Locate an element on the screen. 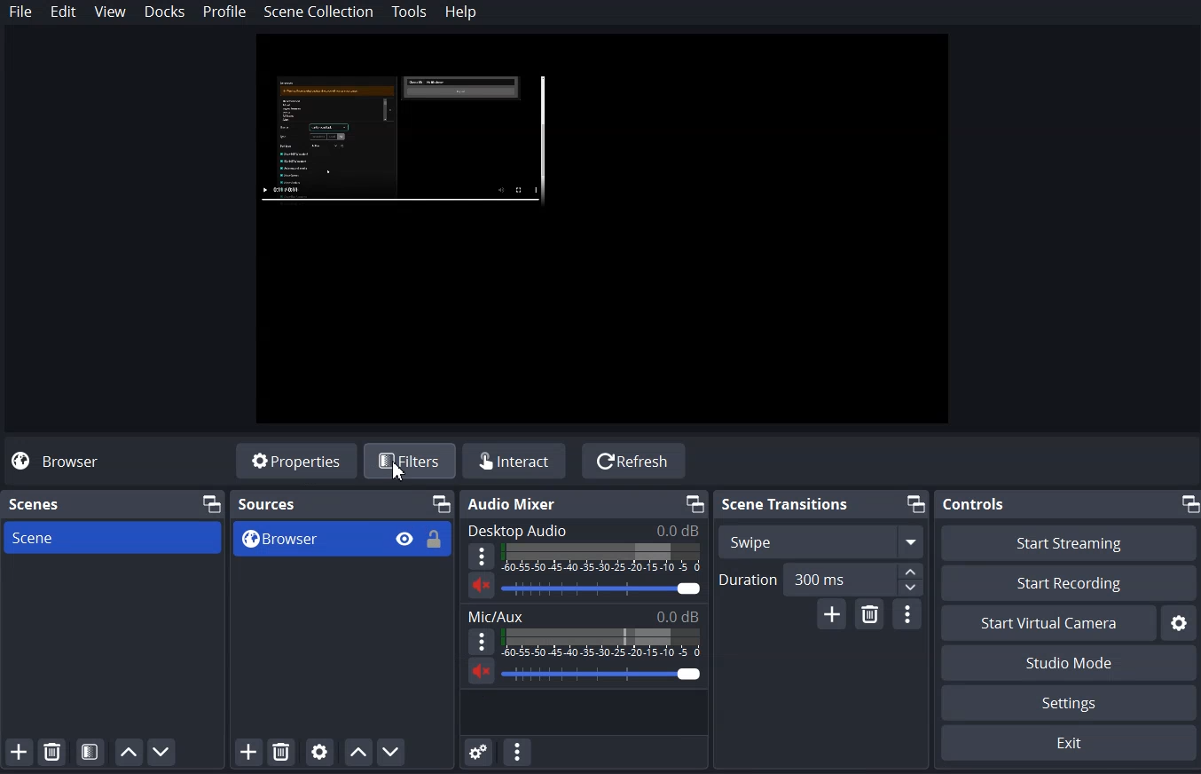 The height and width of the screenshot is (774, 1201). Settings is located at coordinates (1180, 623).